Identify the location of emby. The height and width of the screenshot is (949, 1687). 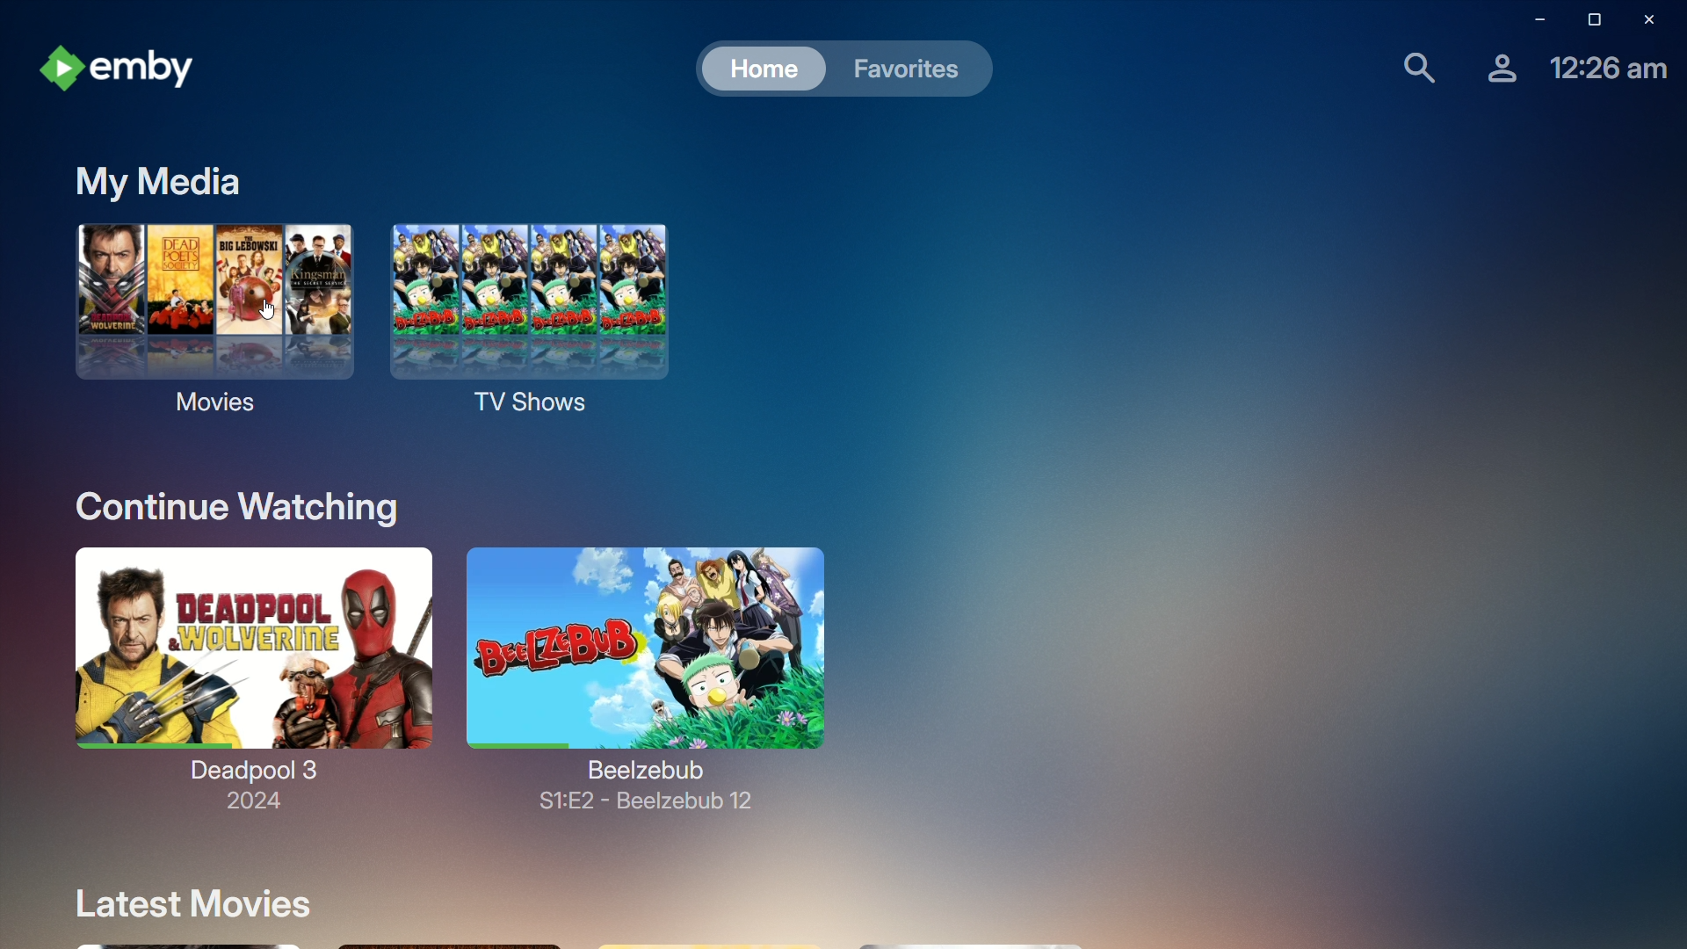
(125, 62).